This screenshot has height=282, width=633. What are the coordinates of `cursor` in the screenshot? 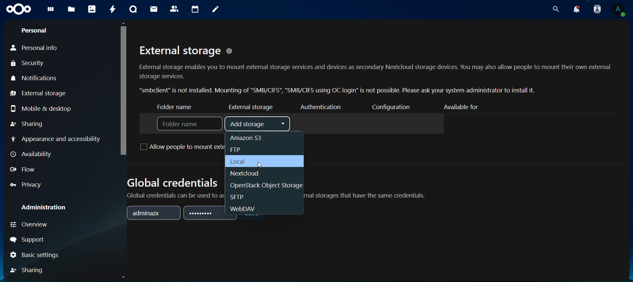 It's located at (261, 165).